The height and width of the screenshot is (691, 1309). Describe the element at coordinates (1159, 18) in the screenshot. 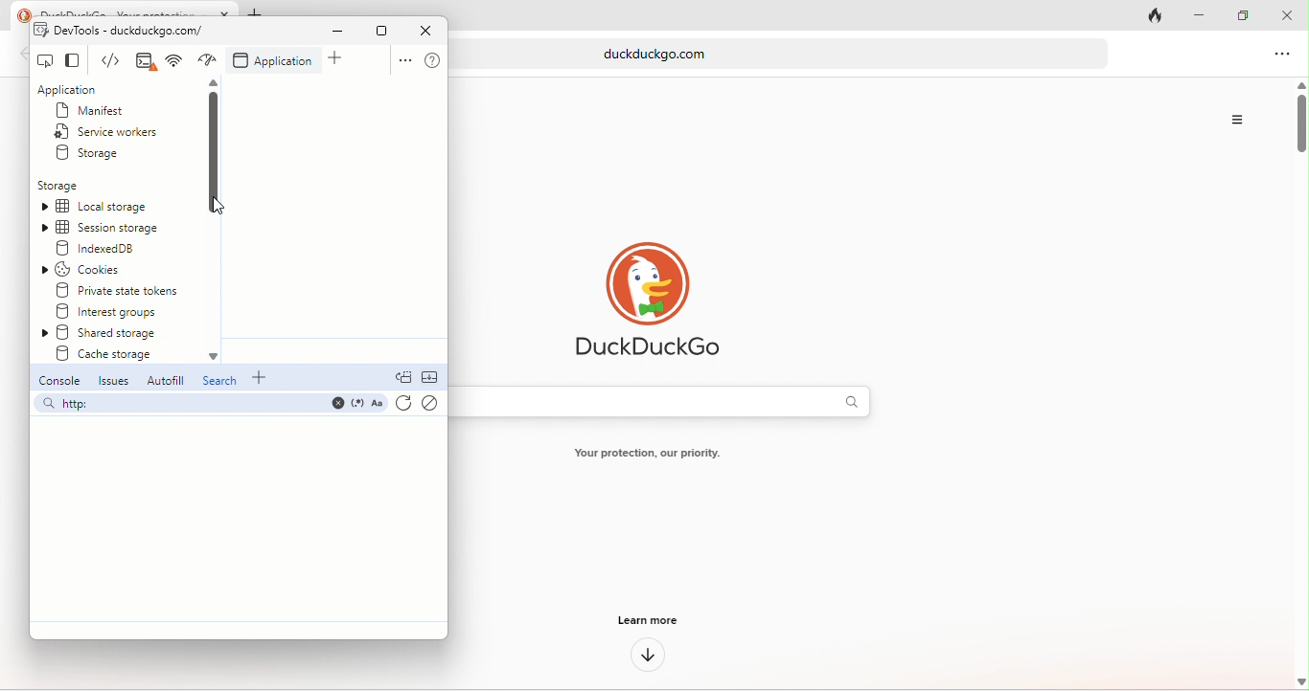

I see `track tab` at that location.